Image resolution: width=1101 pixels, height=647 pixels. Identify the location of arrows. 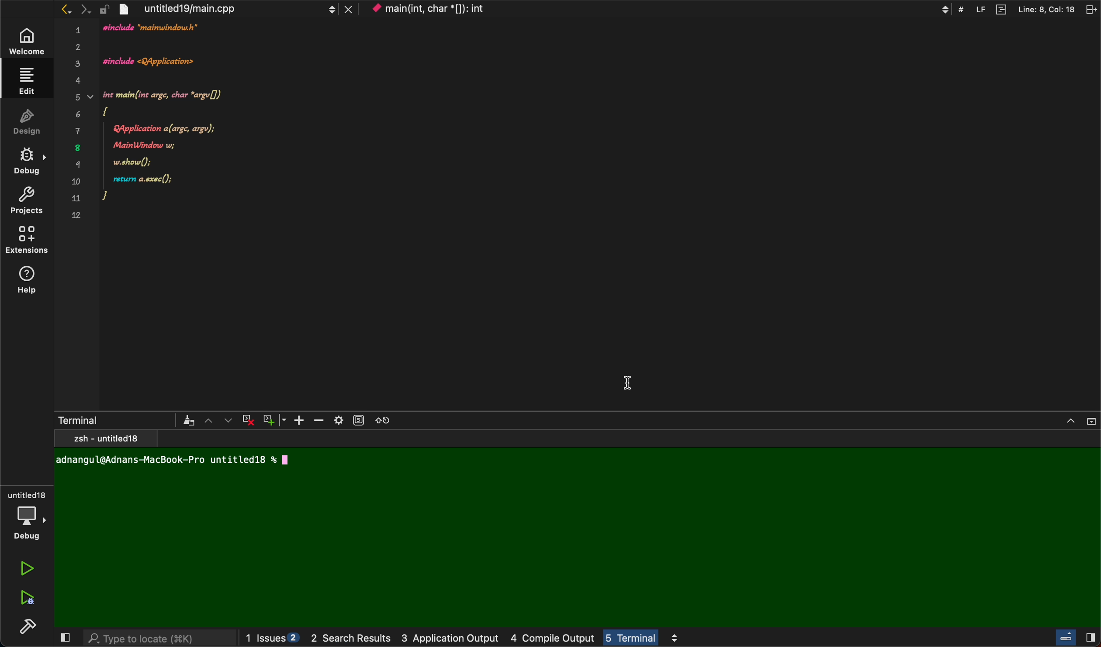
(217, 420).